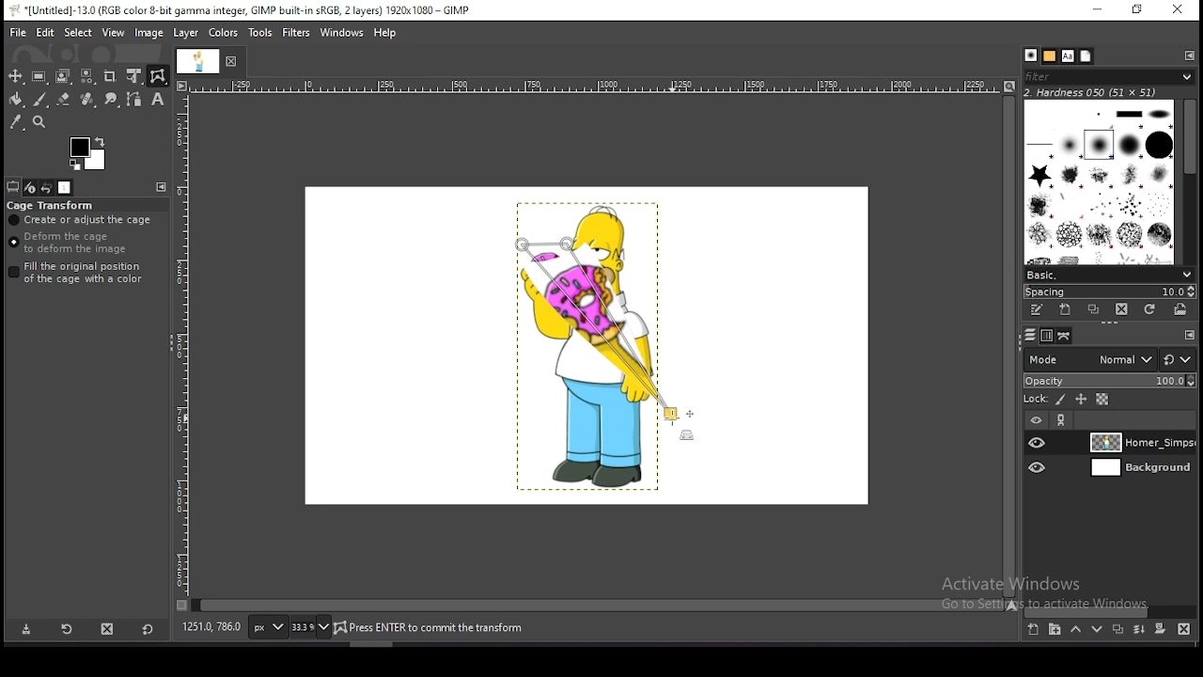 This screenshot has width=1203, height=677. Describe the element at coordinates (1123, 310) in the screenshot. I see `delete brush` at that location.